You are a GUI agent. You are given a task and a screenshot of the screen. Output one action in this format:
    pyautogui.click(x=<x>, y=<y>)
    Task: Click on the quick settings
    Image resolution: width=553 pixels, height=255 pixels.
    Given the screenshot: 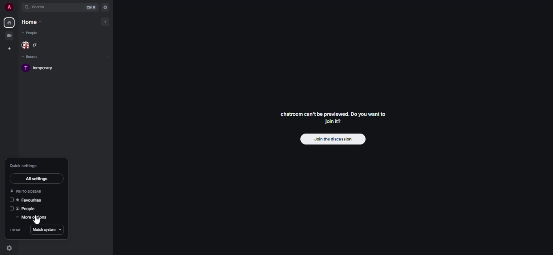 What is the action you would take?
    pyautogui.click(x=10, y=249)
    